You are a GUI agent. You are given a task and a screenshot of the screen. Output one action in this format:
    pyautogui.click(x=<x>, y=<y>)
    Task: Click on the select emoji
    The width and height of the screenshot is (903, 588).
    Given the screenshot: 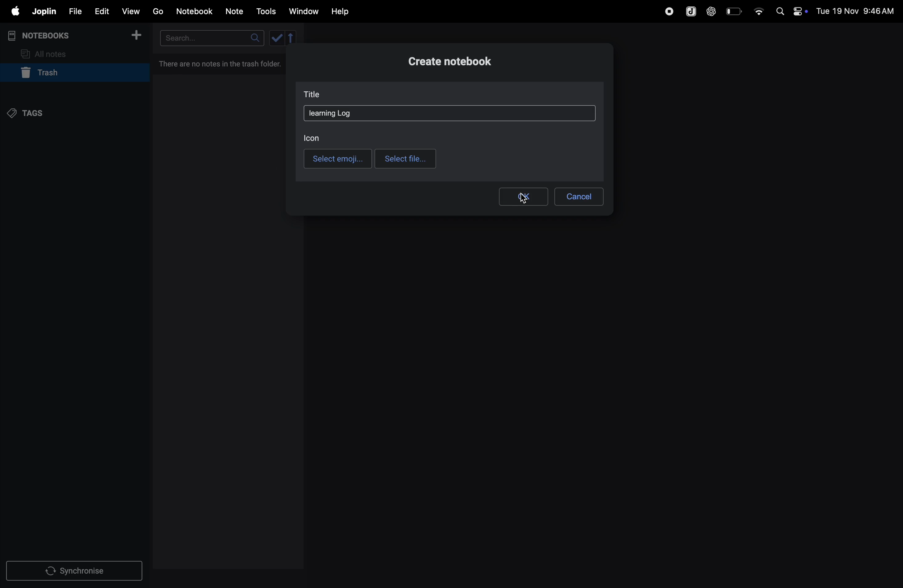 What is the action you would take?
    pyautogui.click(x=338, y=158)
    